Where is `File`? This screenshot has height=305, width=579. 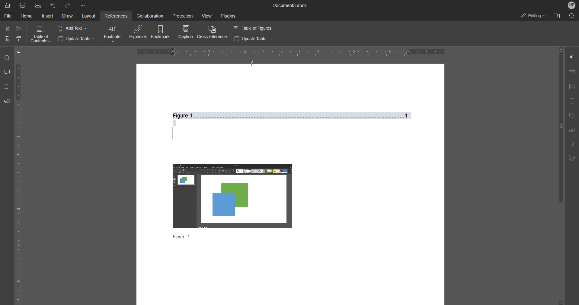 File is located at coordinates (9, 16).